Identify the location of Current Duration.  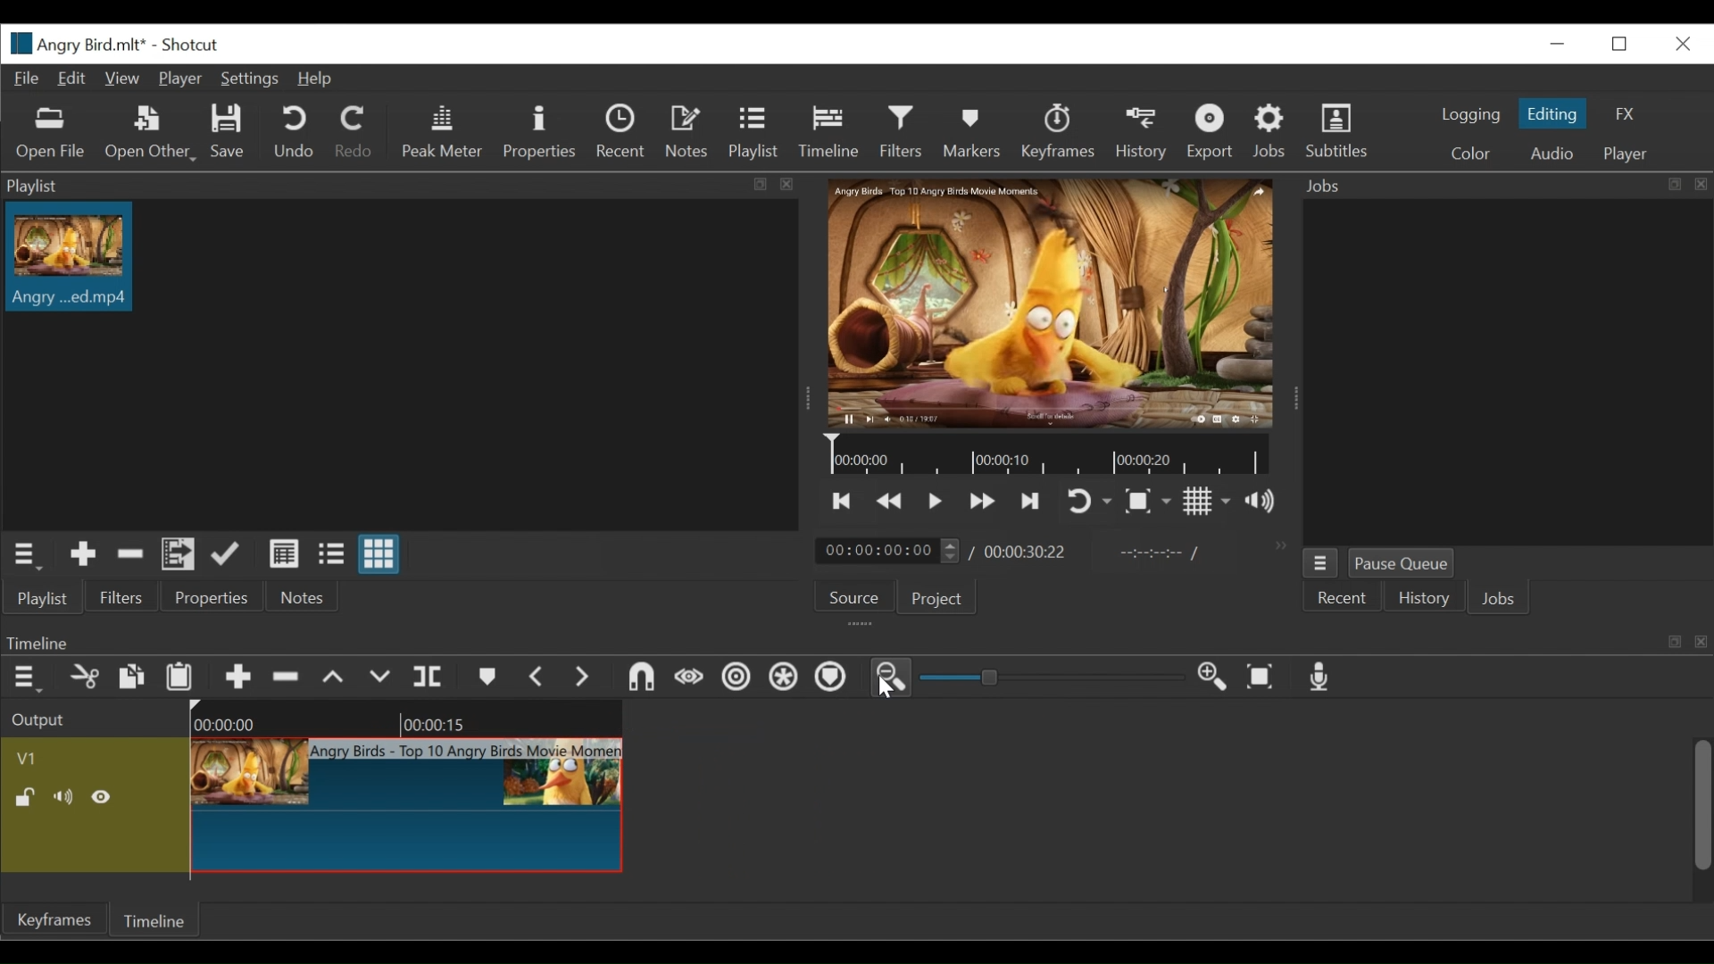
(887, 552).